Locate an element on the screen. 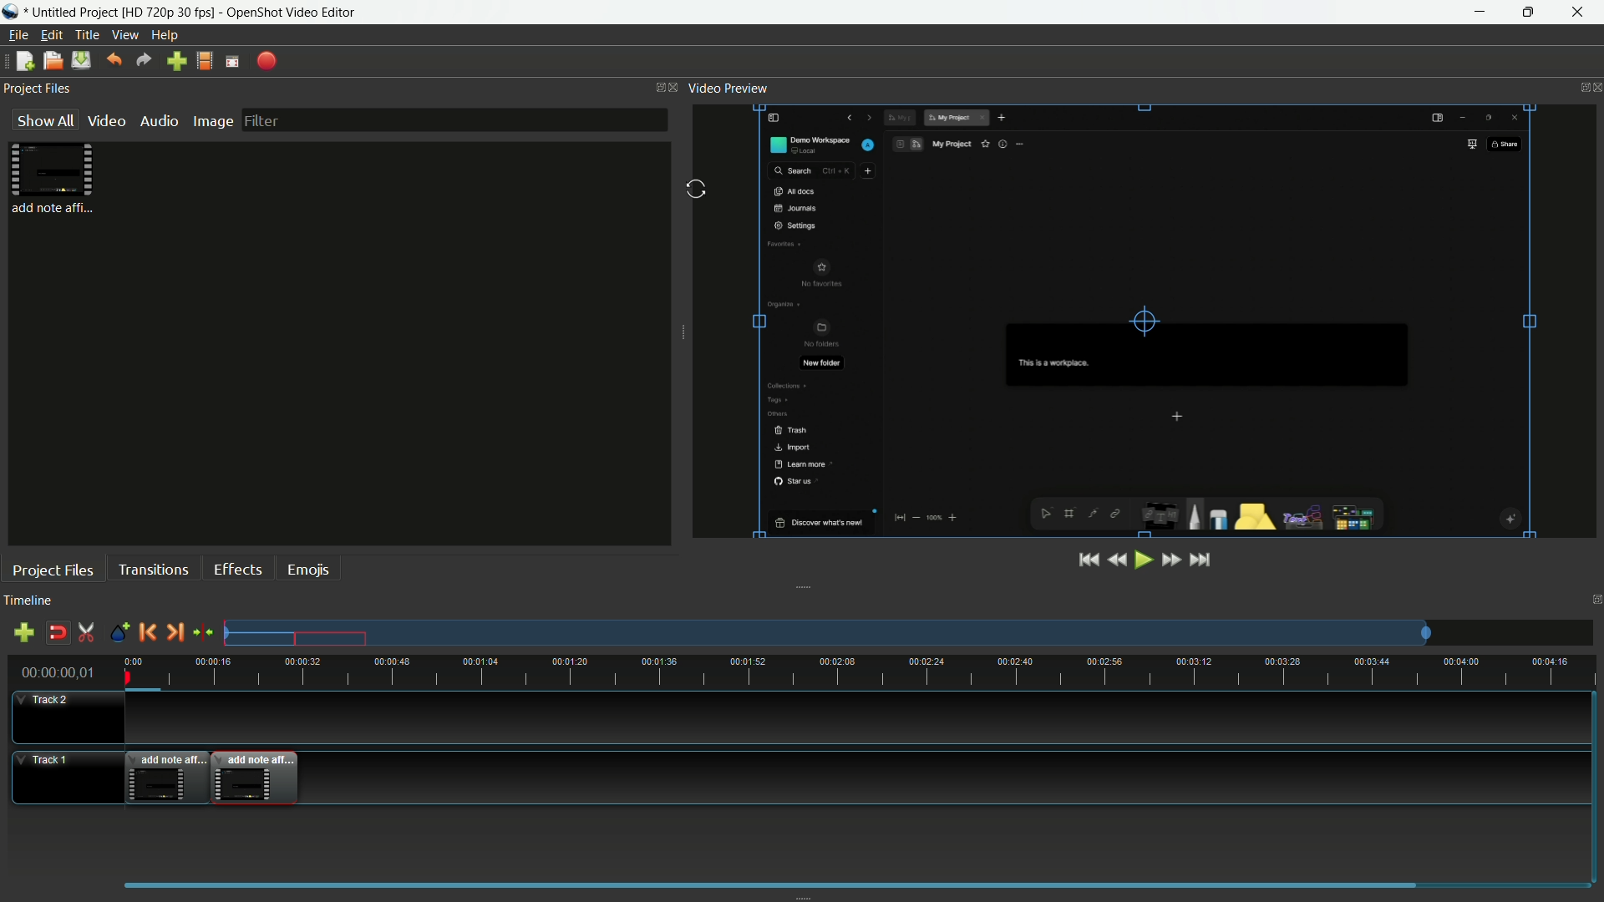  export is located at coordinates (265, 61).